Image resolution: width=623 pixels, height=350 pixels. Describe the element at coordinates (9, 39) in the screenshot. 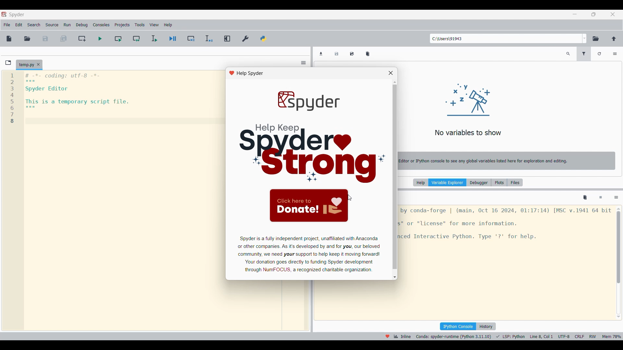

I see `New file` at that location.